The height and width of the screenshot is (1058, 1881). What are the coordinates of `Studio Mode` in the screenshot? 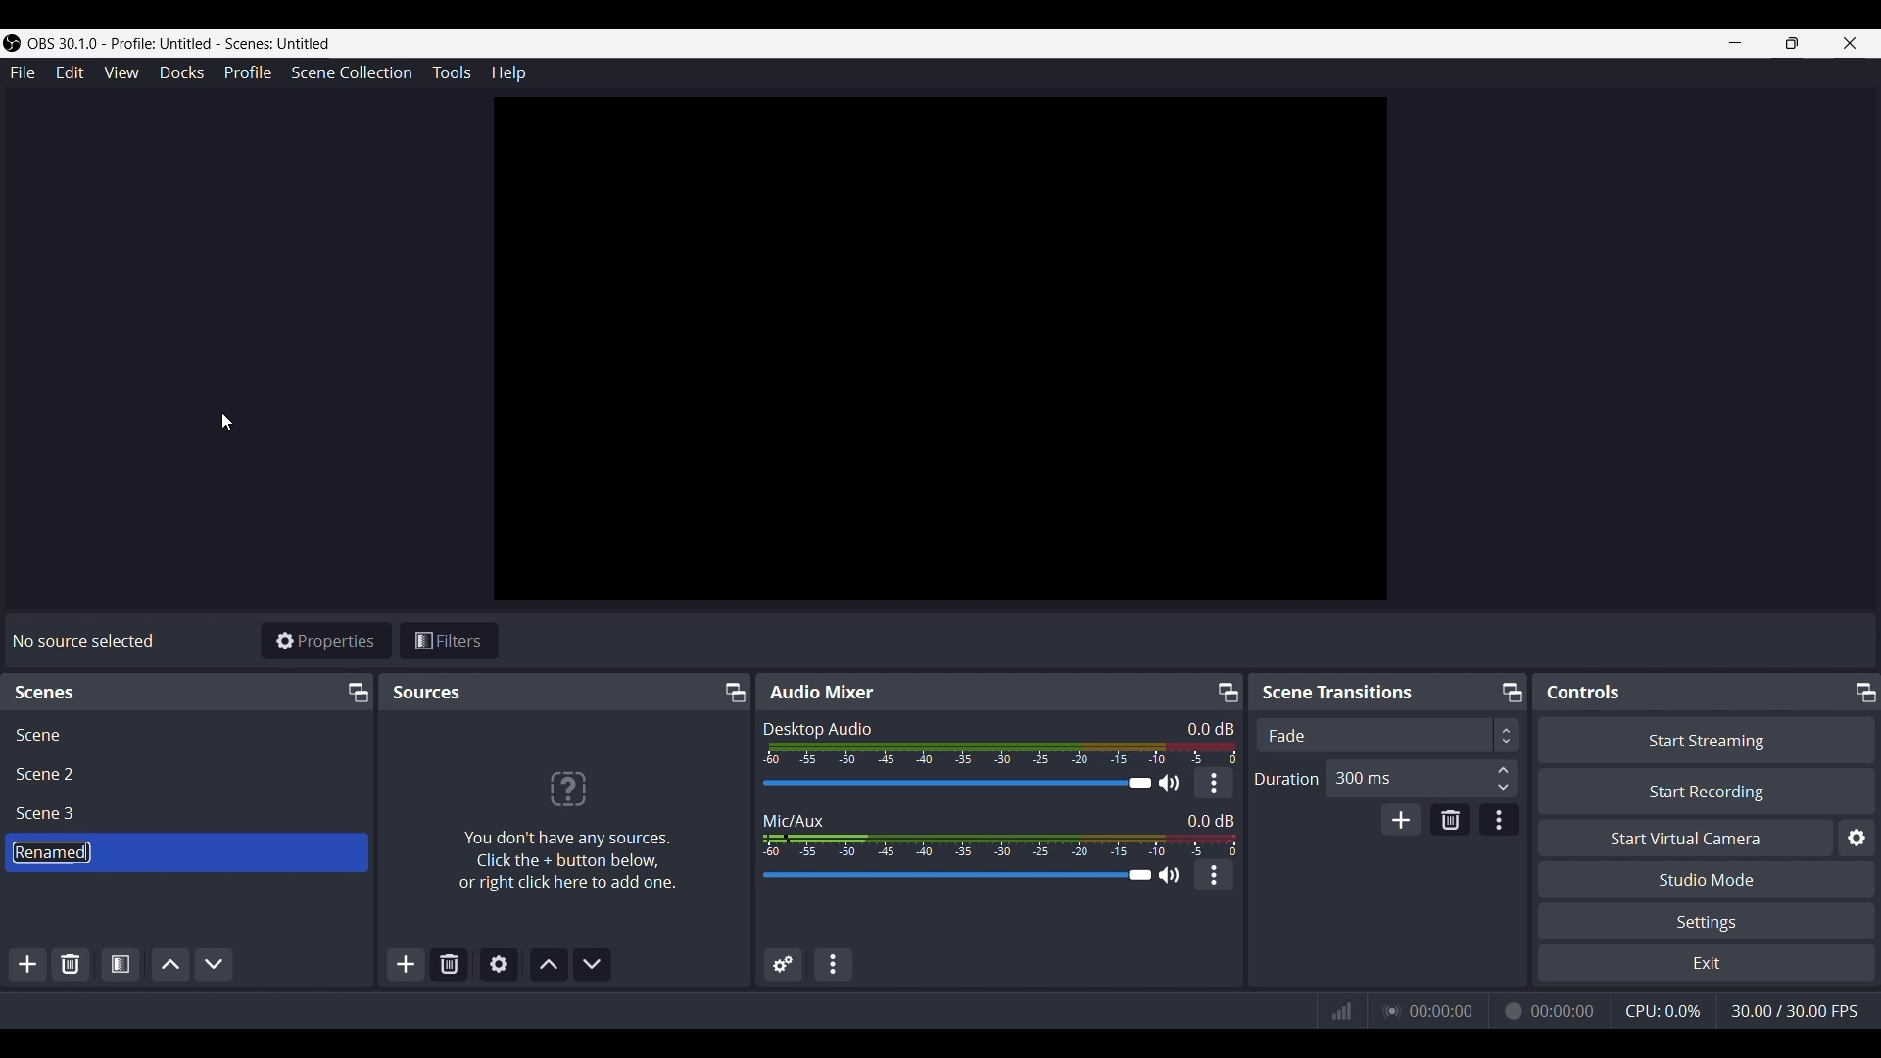 It's located at (1708, 879).